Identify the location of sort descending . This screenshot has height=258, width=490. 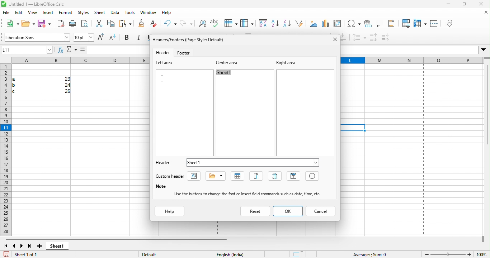
(275, 23).